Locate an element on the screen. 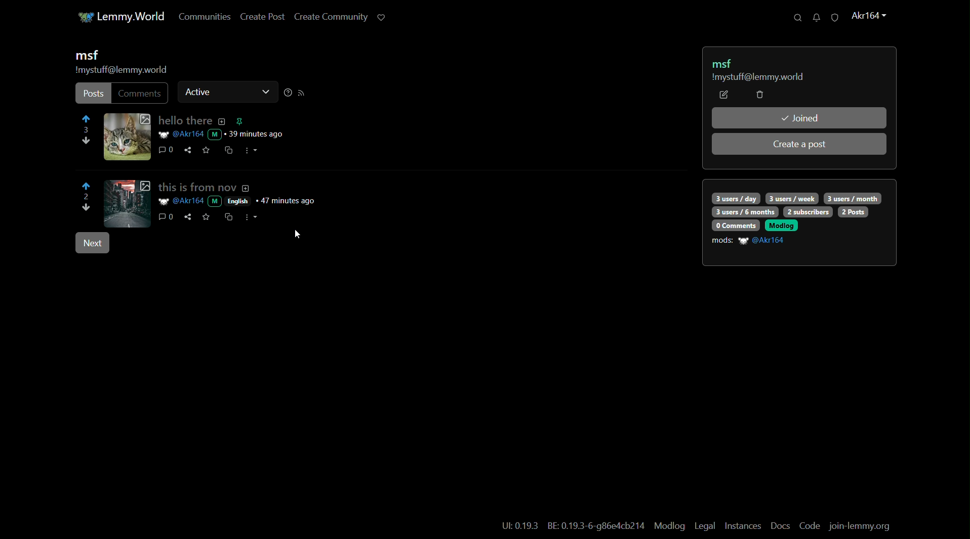 The width and height of the screenshot is (970, 539). support lemmy.world is located at coordinates (380, 17).